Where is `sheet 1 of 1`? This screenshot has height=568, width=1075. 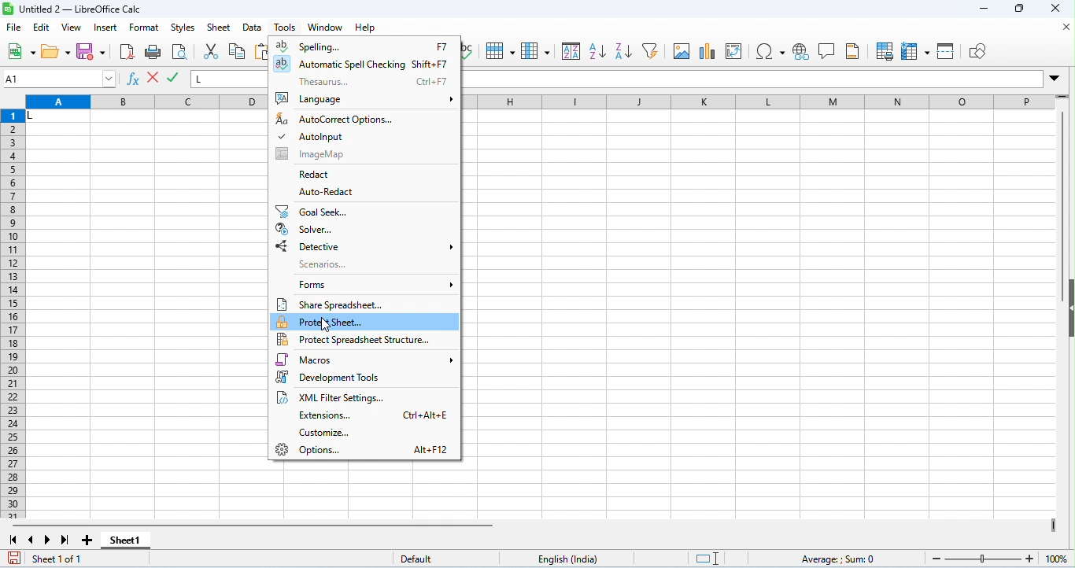
sheet 1 of 1 is located at coordinates (61, 559).